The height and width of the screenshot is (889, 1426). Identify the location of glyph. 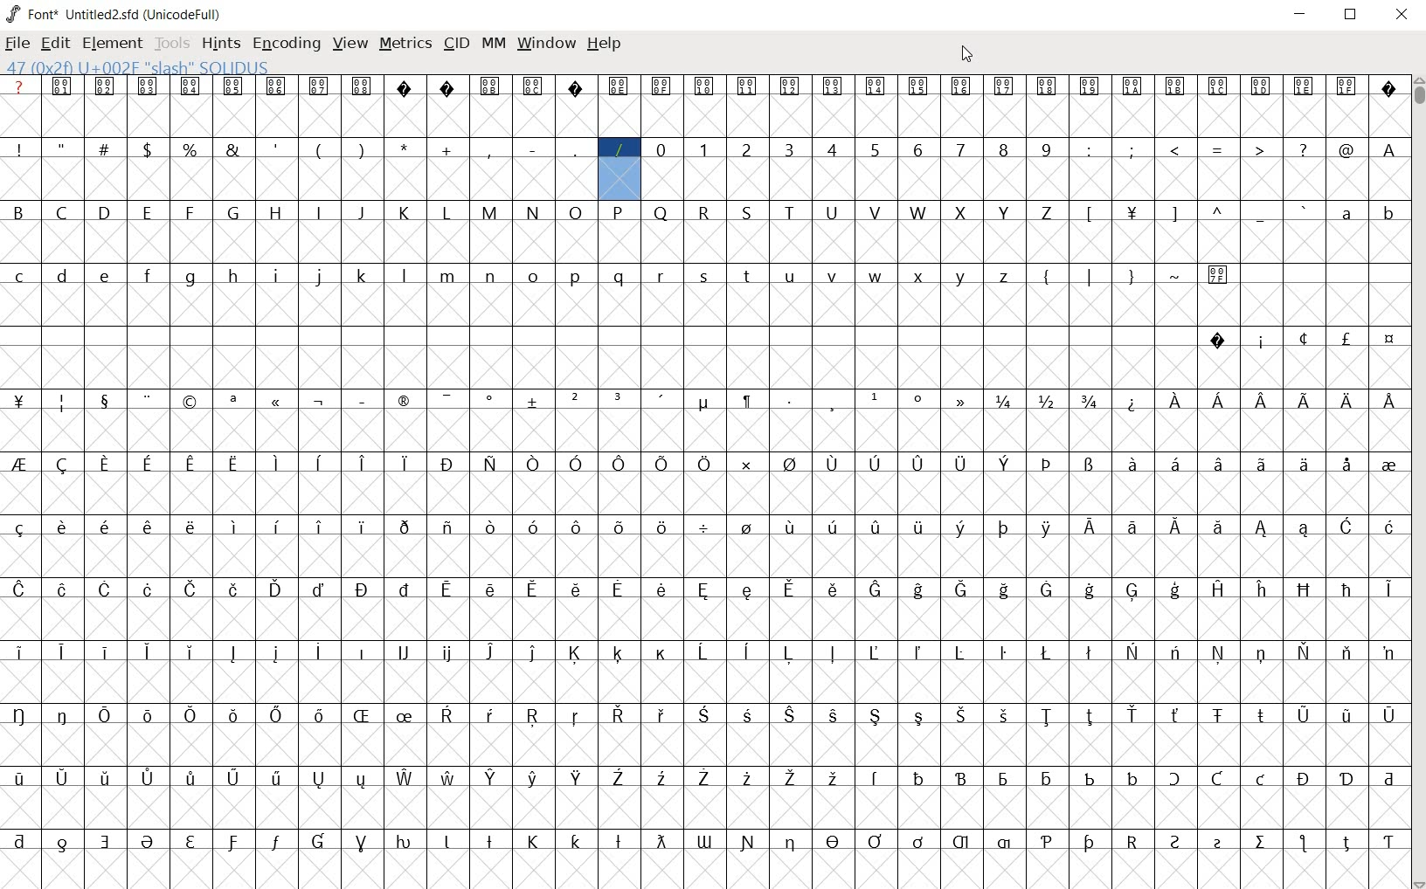
(490, 778).